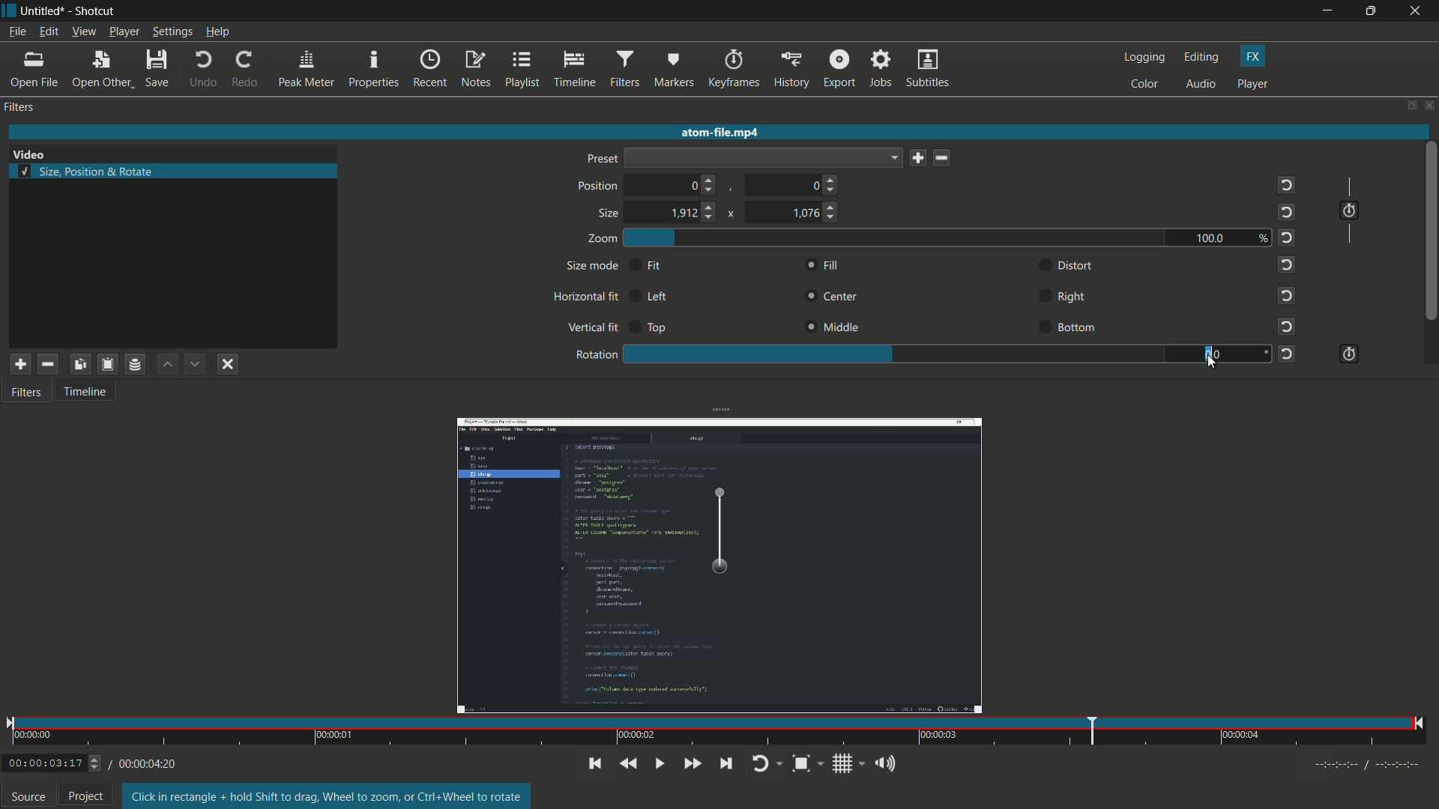 Image resolution: width=1439 pixels, height=809 pixels. Describe the element at coordinates (429, 69) in the screenshot. I see `recent` at that location.